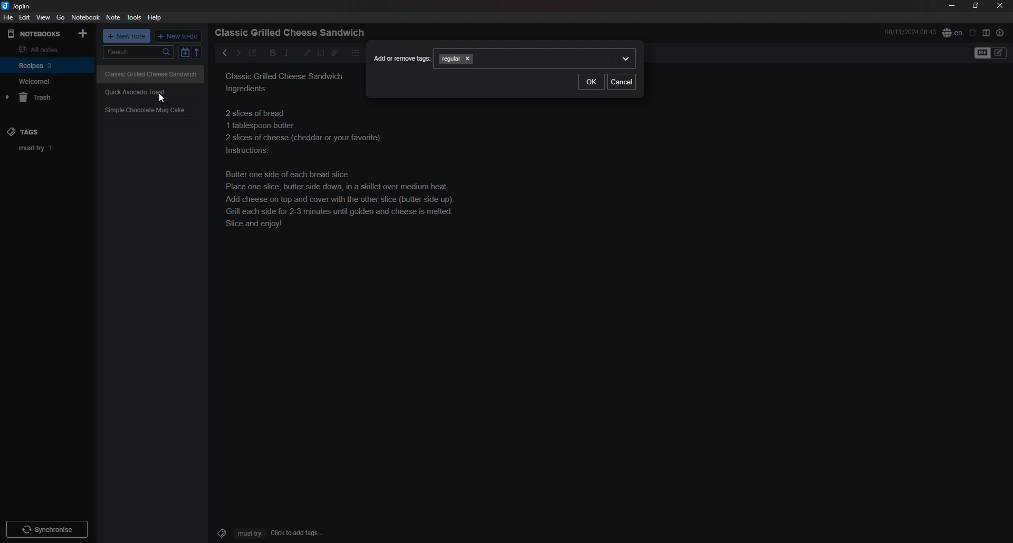  I want to click on heading, so click(293, 33).